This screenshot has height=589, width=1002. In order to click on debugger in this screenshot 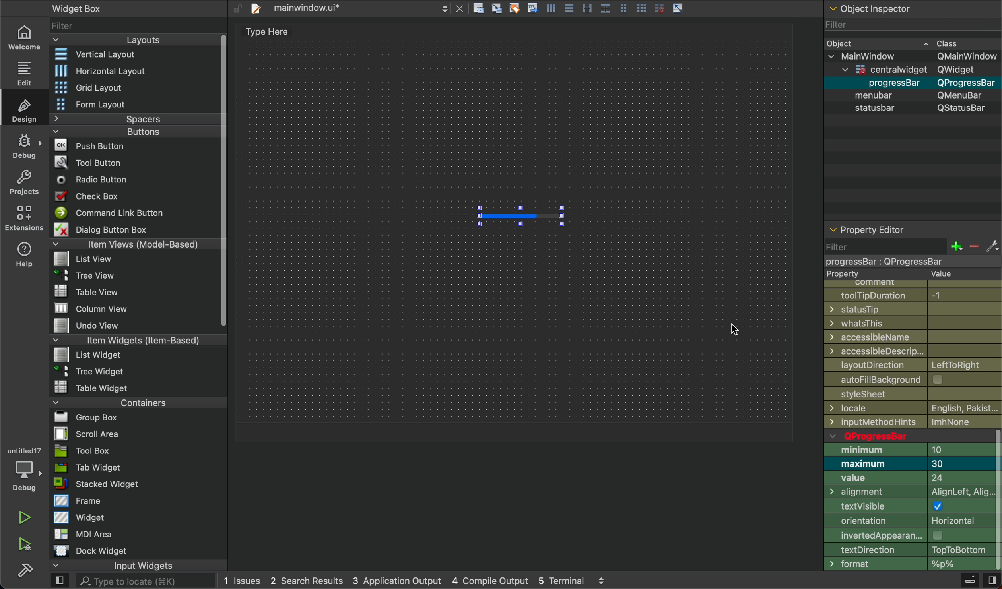, I will do `click(24, 468)`.